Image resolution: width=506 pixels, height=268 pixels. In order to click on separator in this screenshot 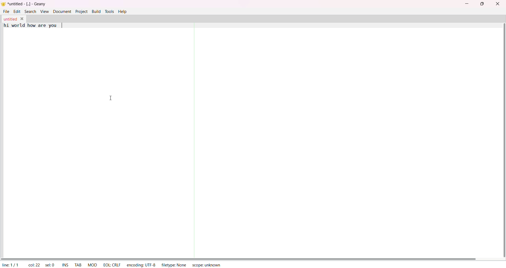, I will do `click(190, 138)`.